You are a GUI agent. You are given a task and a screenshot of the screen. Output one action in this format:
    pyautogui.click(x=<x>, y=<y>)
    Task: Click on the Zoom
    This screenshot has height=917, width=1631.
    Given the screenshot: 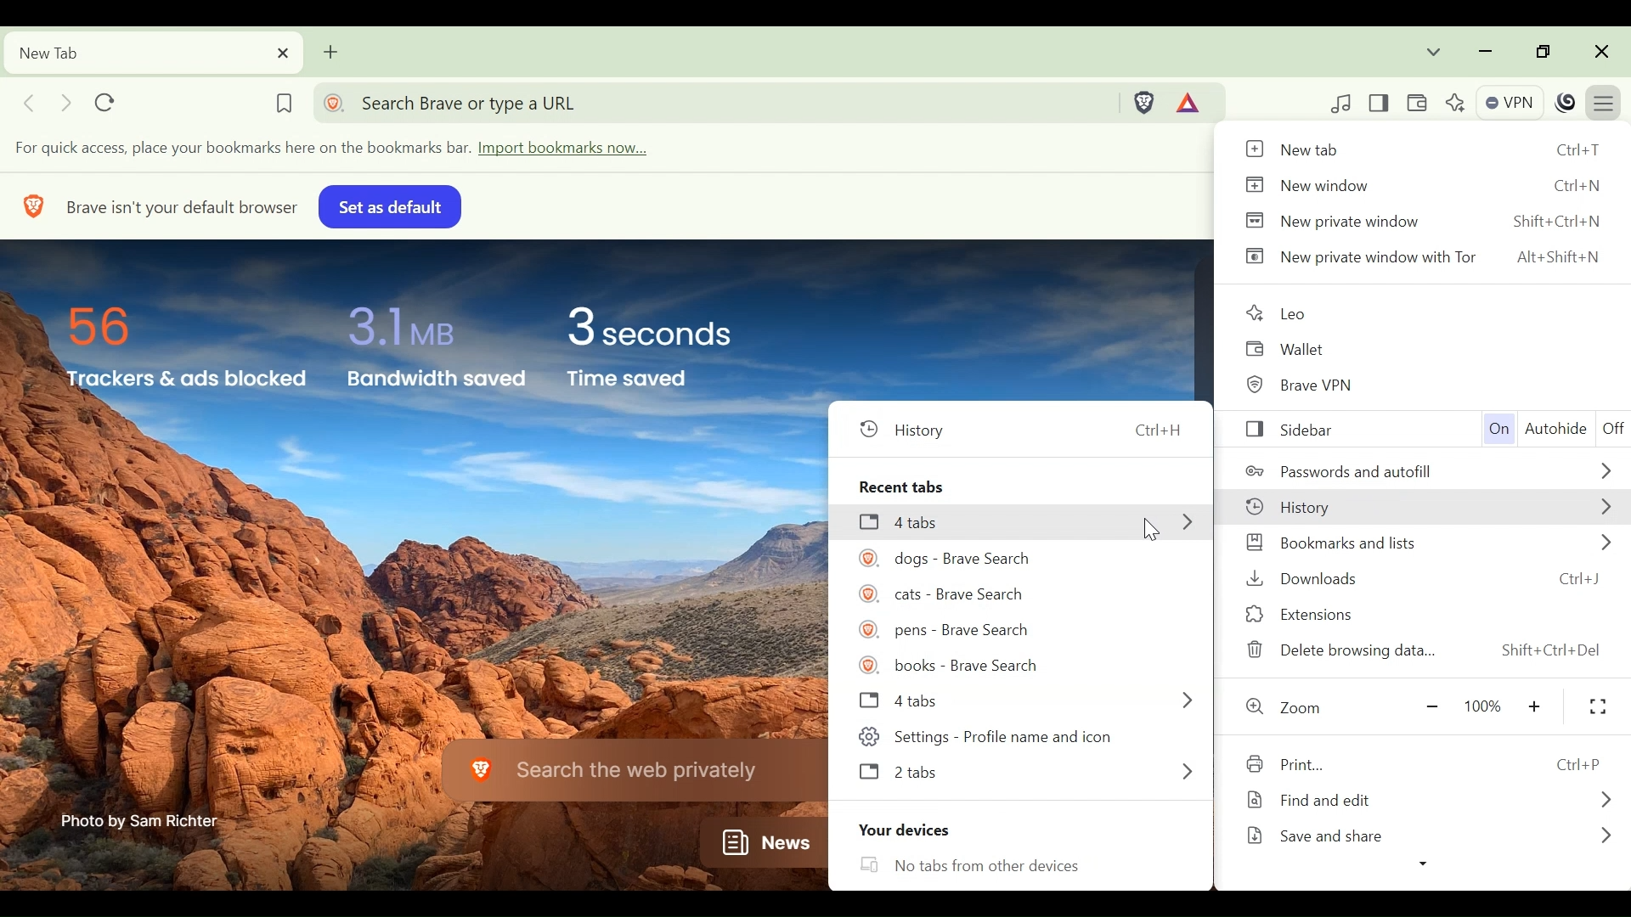 What is the action you would take?
    pyautogui.click(x=1294, y=709)
    